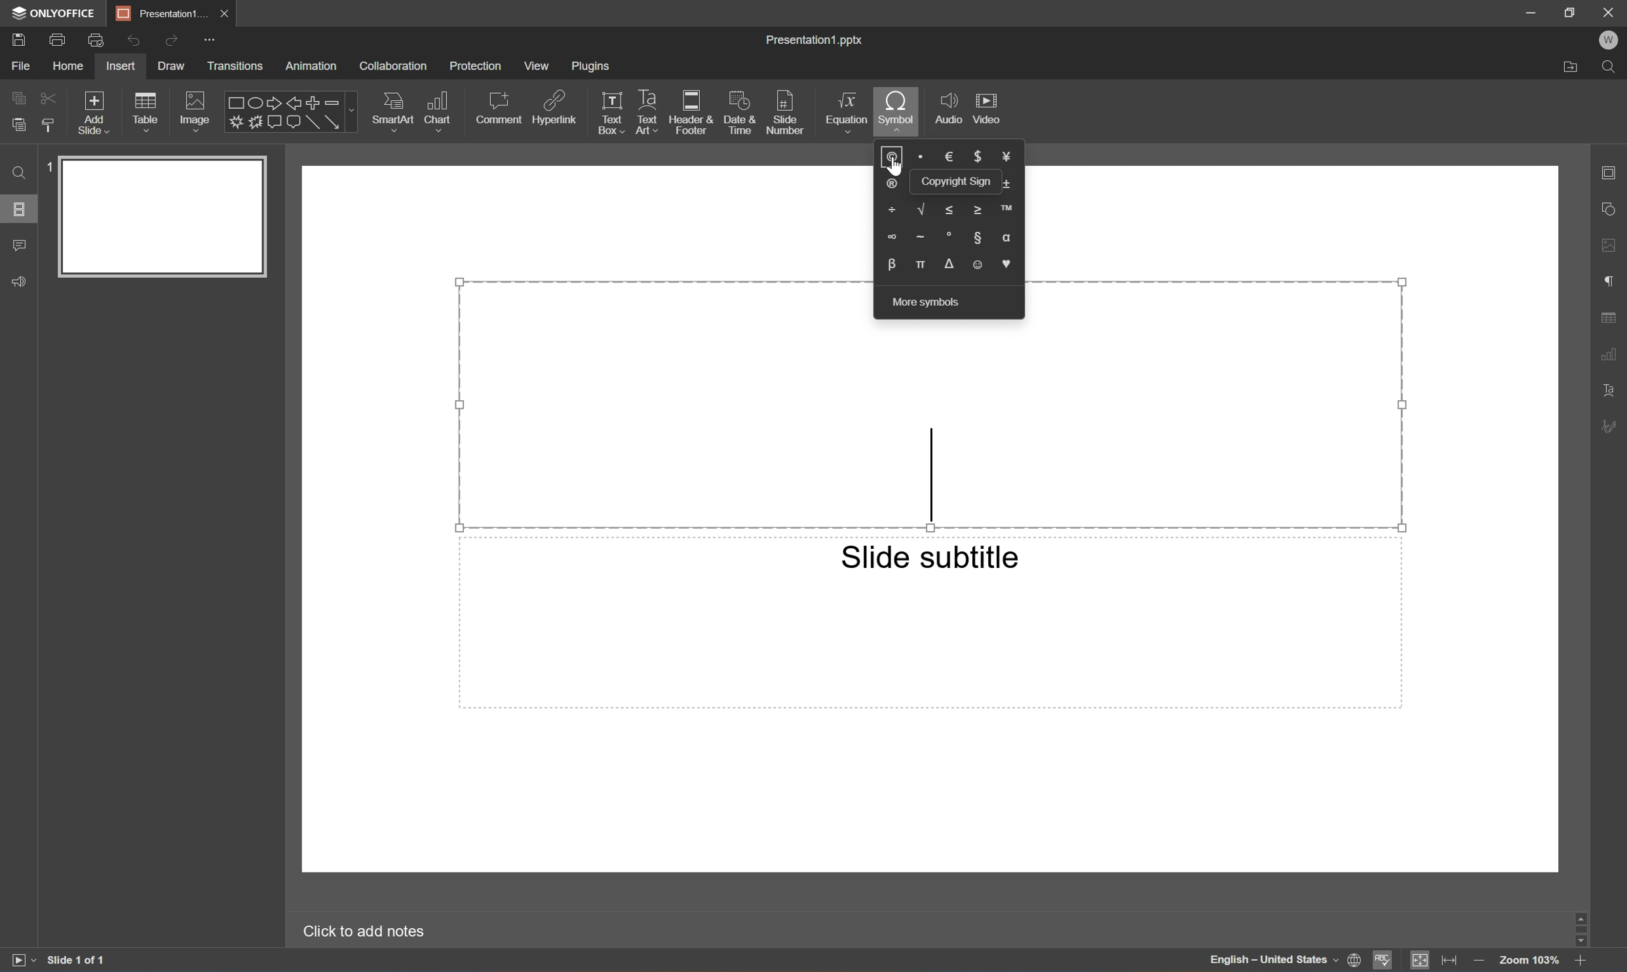 Image resolution: width=1627 pixels, height=972 pixels. What do you see at coordinates (930, 557) in the screenshot?
I see `Slide subtitle` at bounding box center [930, 557].